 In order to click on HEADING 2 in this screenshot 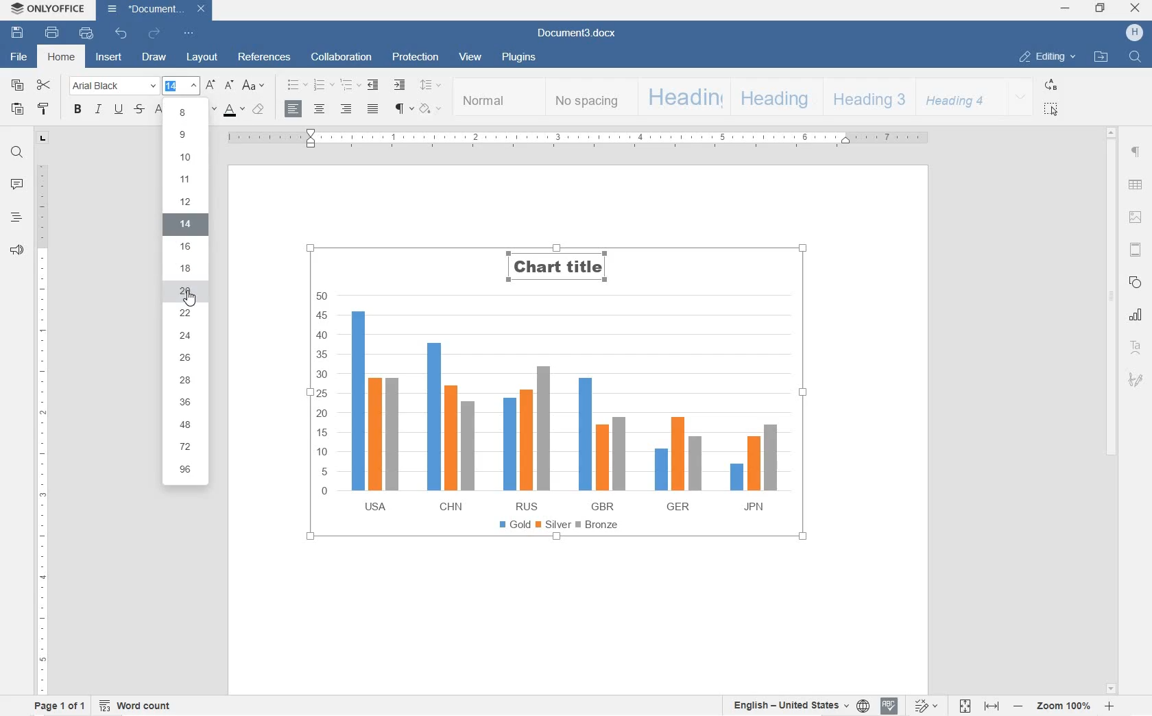, I will do `click(774, 97)`.